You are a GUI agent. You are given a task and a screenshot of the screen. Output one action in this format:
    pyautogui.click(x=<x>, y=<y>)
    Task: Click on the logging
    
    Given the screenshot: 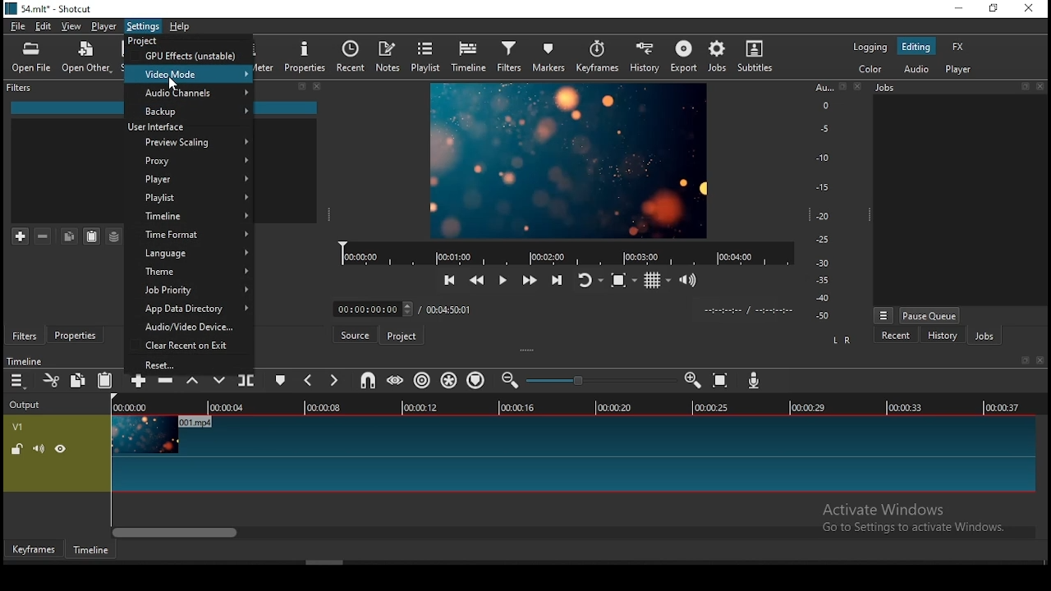 What is the action you would take?
    pyautogui.click(x=870, y=46)
    